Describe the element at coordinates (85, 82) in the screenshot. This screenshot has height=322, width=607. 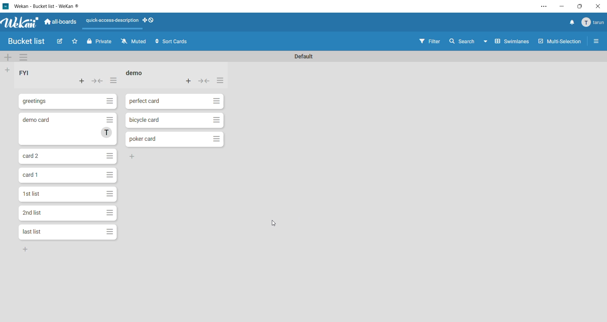
I see `add card` at that location.